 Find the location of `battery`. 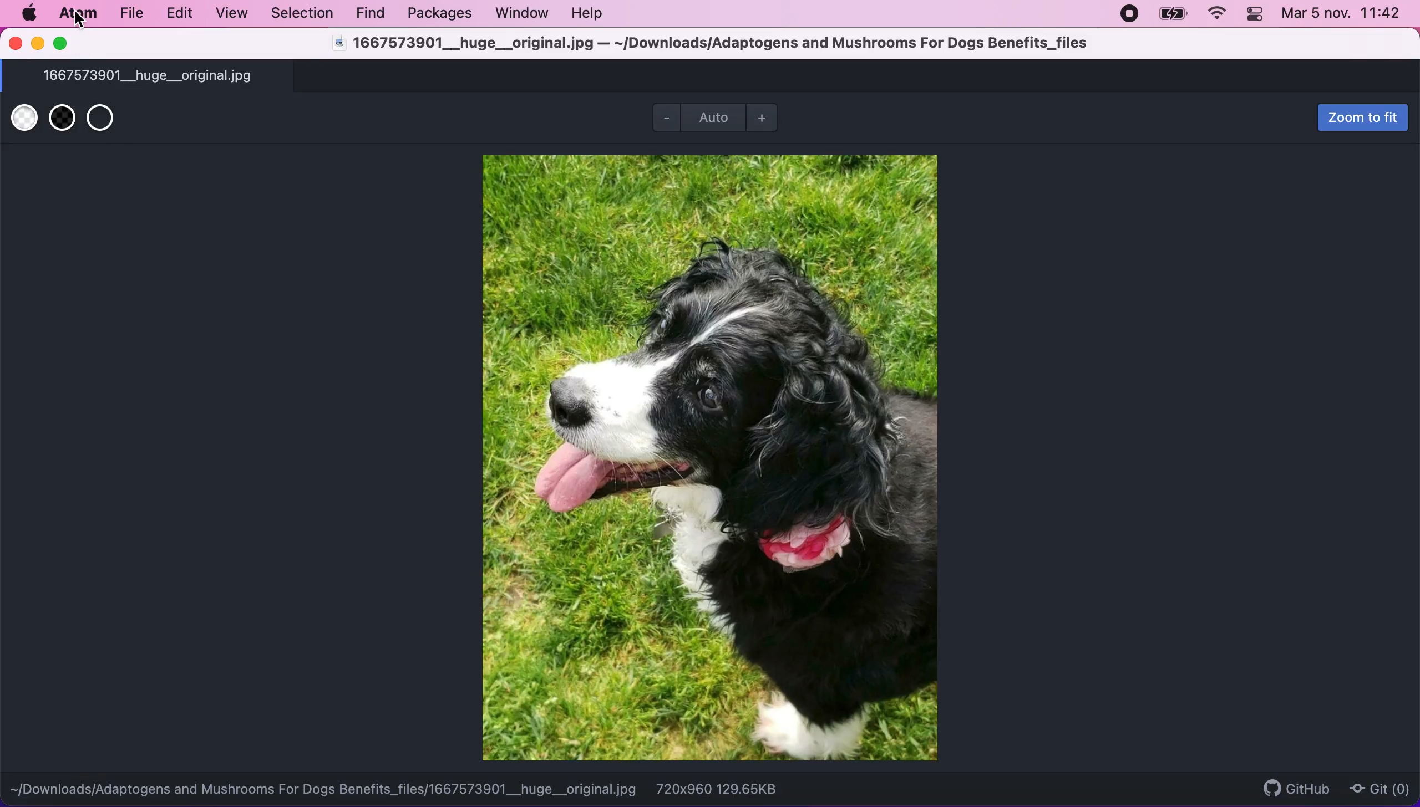

battery is located at coordinates (1171, 16).